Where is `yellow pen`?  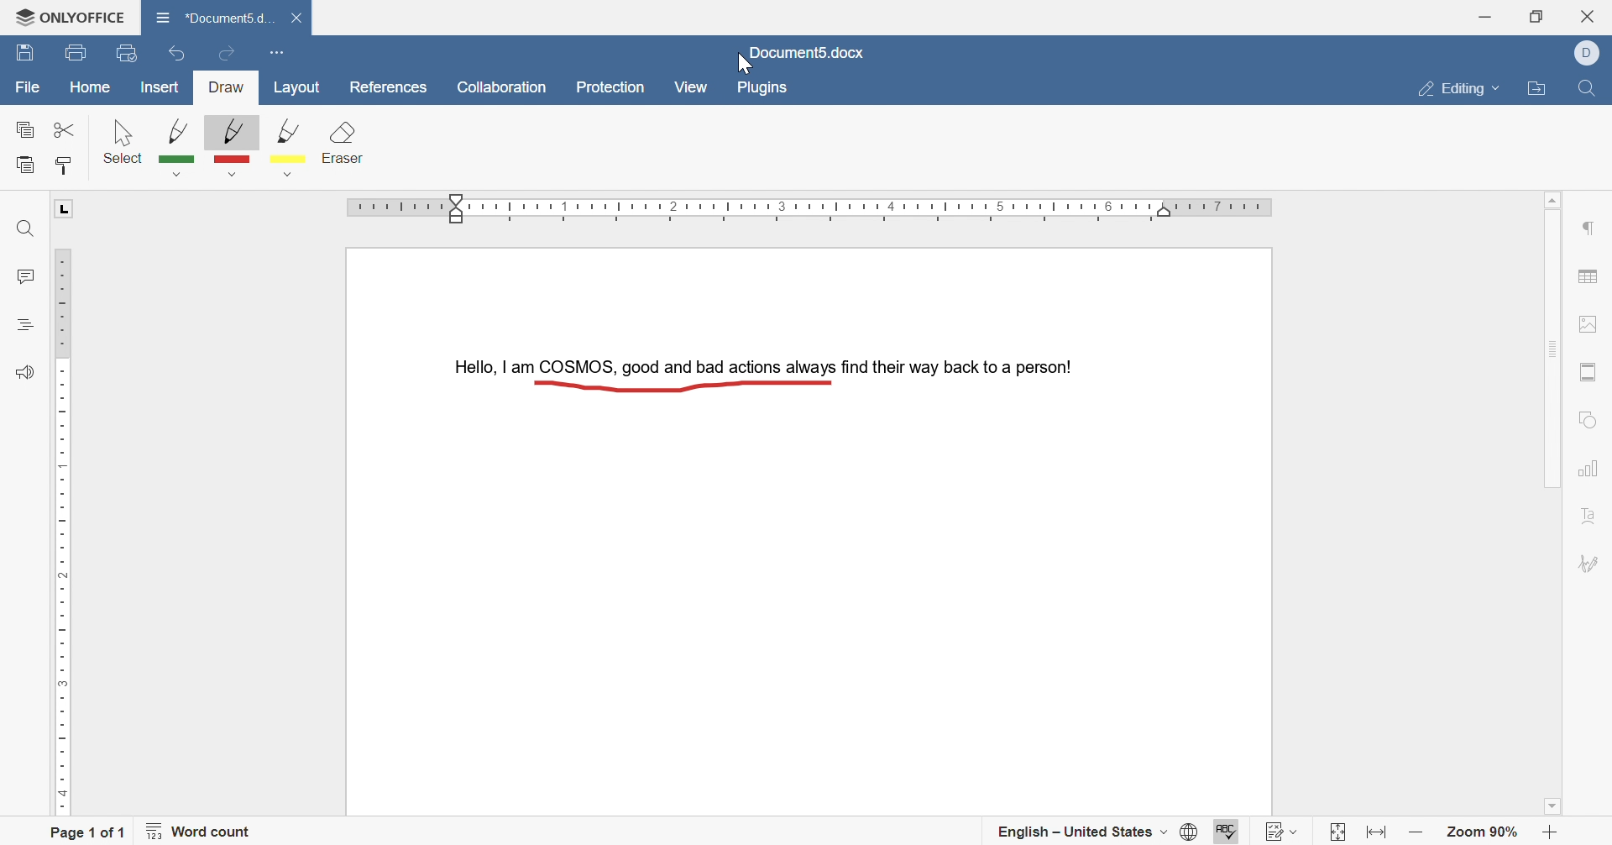 yellow pen is located at coordinates (295, 150).